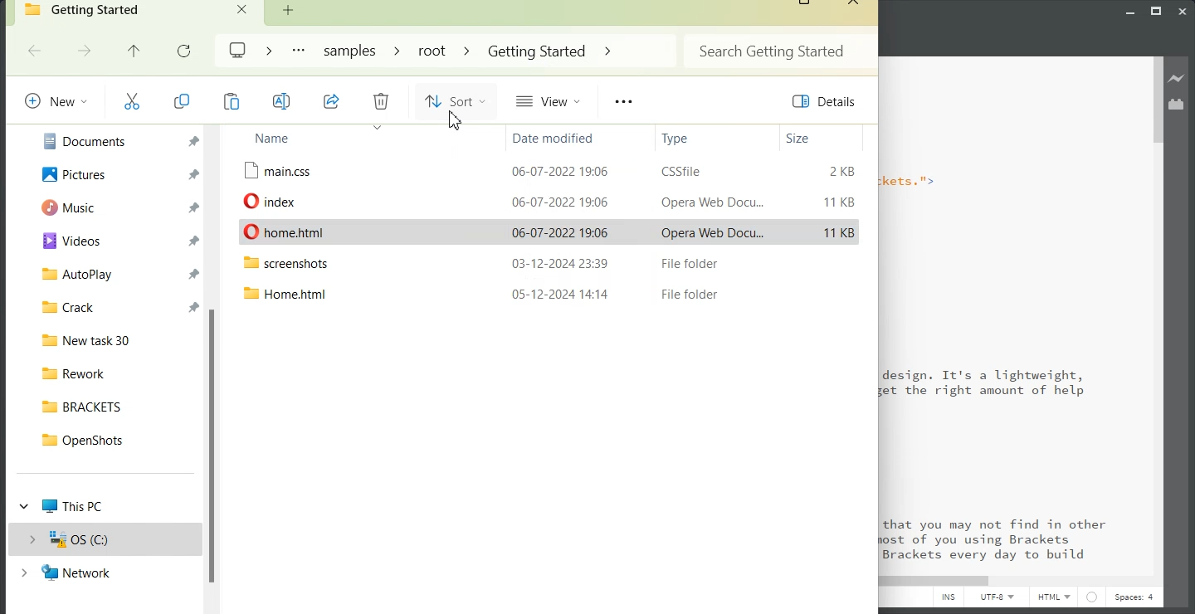 This screenshot has width=1195, height=614. Describe the element at coordinates (243, 8) in the screenshot. I see `Close` at that location.